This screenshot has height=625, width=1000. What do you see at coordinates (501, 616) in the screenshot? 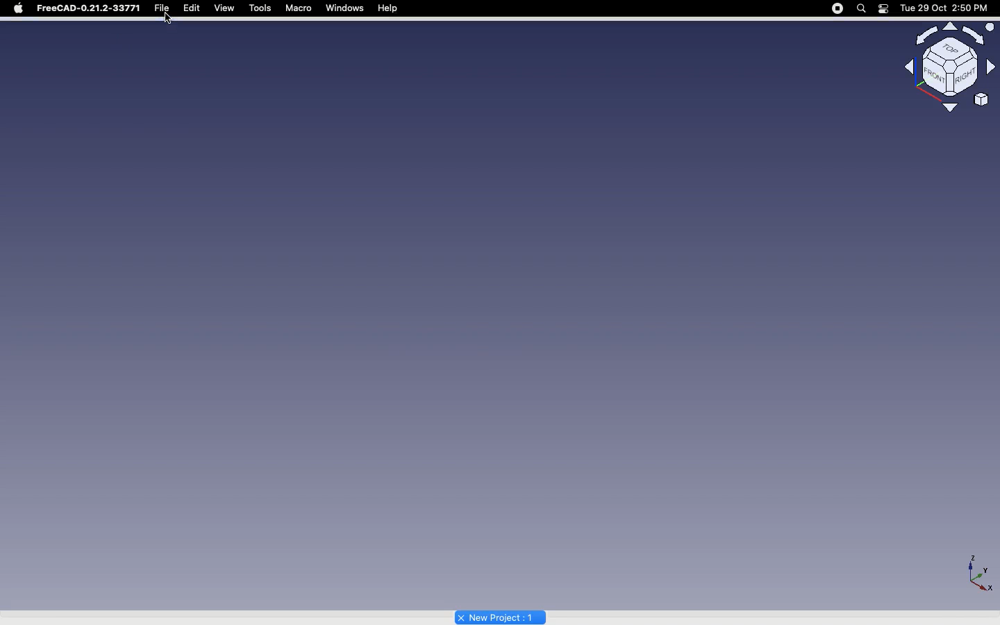
I see `Project name` at bounding box center [501, 616].